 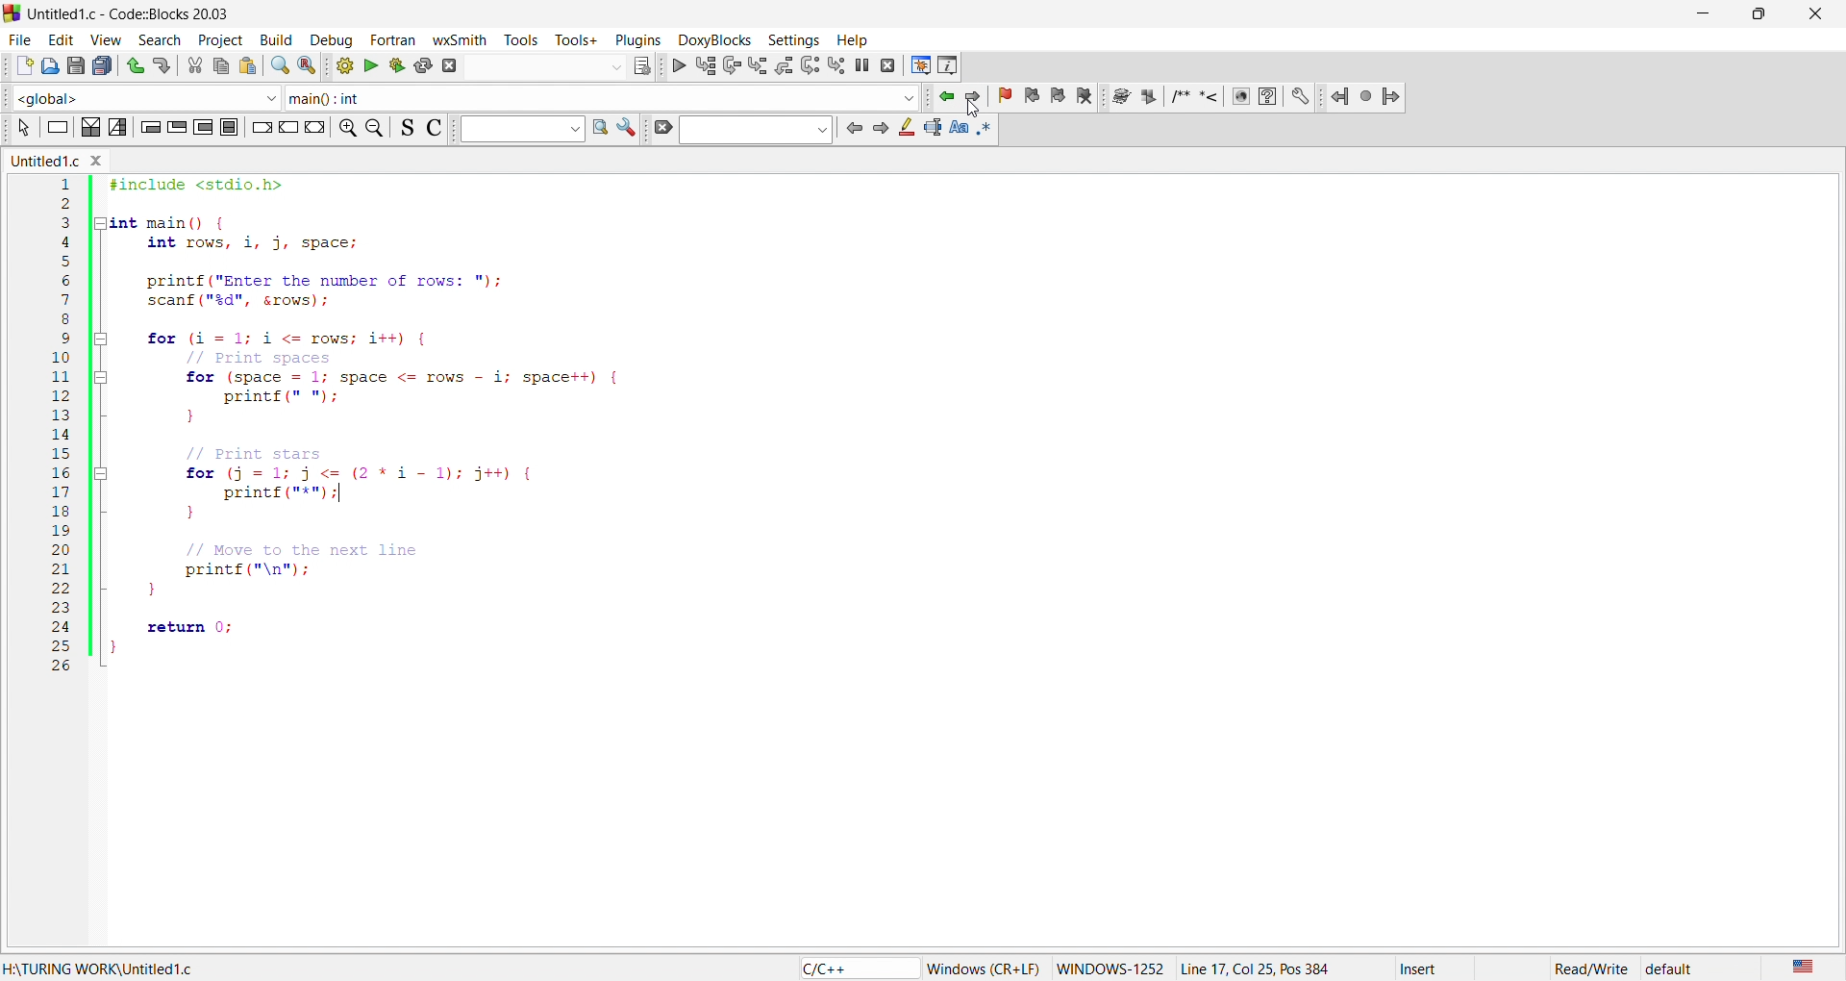 I want to click on icon, so click(x=879, y=129).